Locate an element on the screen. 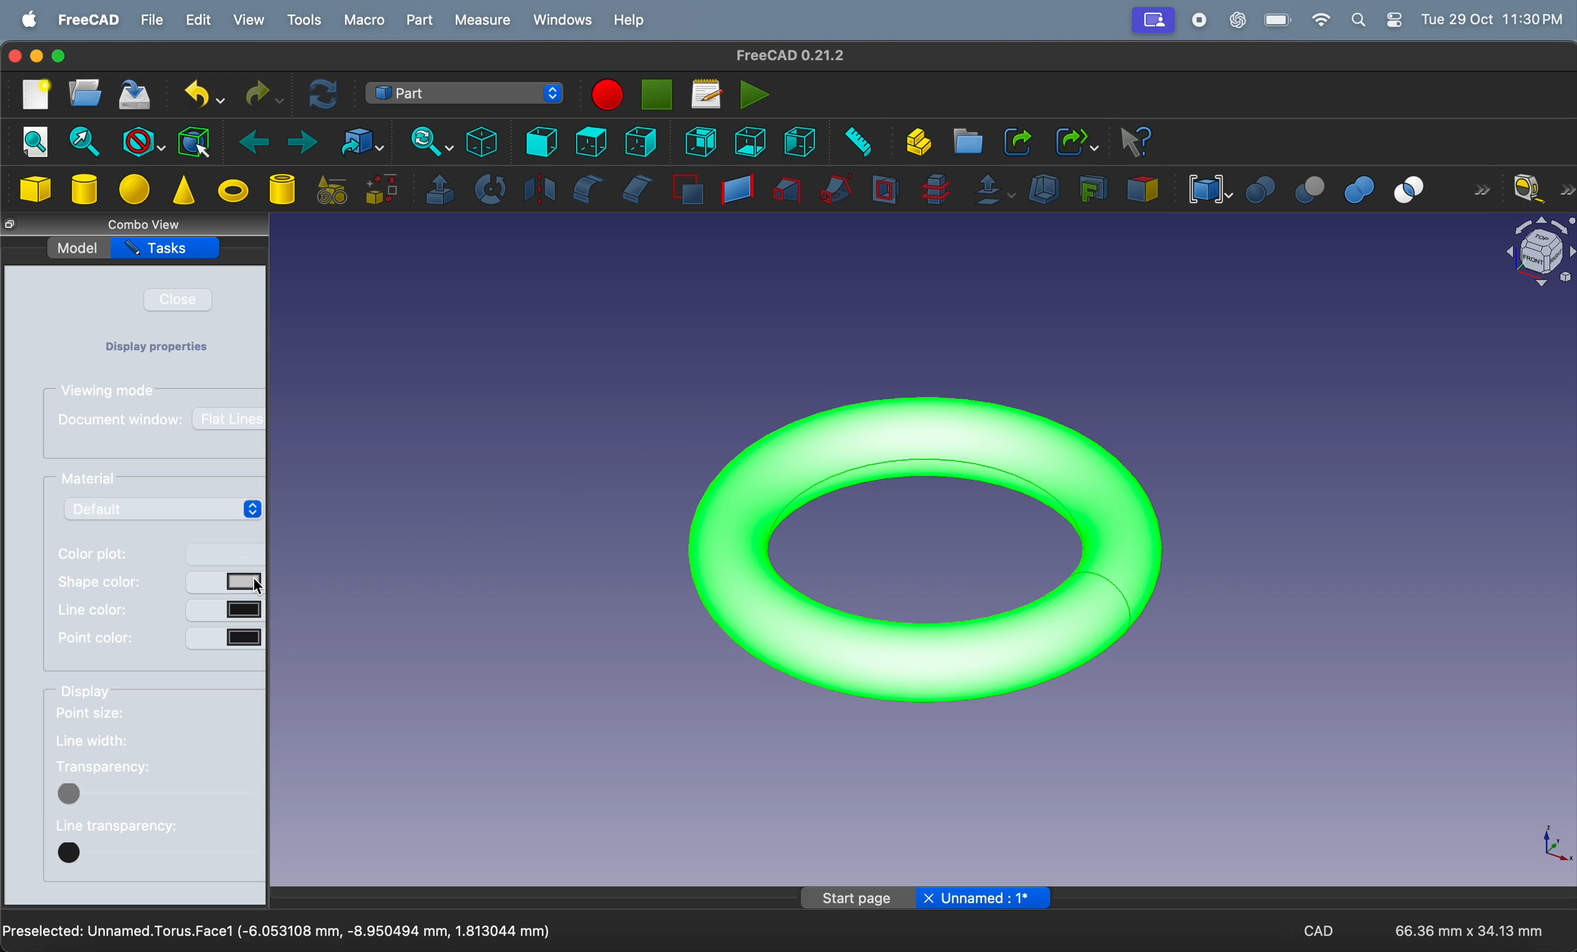 The width and height of the screenshot is (1577, 952). fit all is located at coordinates (34, 141).